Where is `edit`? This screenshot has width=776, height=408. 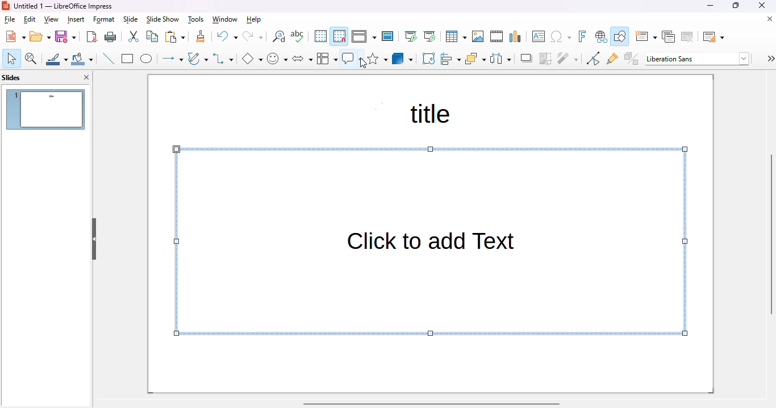
edit is located at coordinates (30, 19).